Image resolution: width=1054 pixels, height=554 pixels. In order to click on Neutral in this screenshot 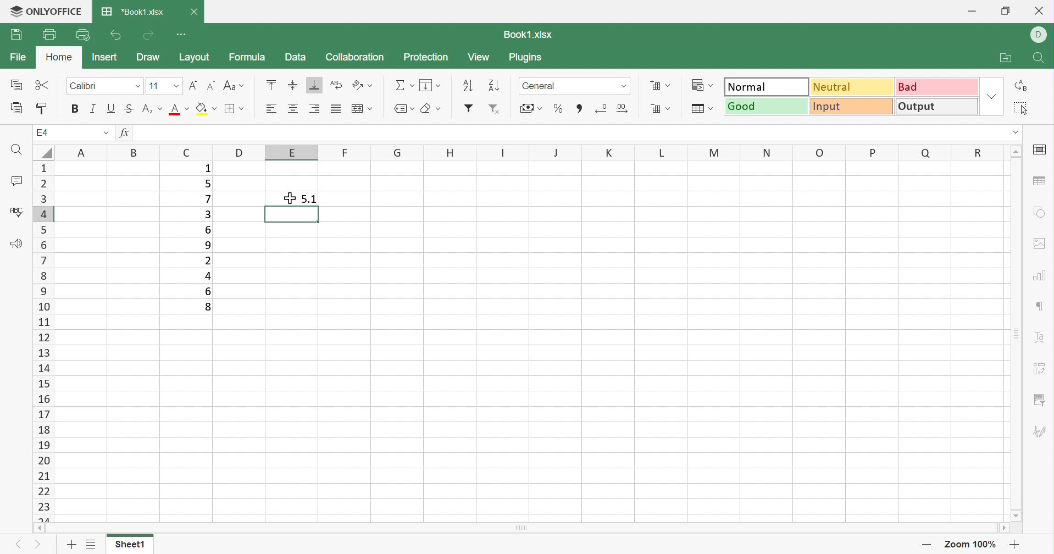, I will do `click(851, 88)`.